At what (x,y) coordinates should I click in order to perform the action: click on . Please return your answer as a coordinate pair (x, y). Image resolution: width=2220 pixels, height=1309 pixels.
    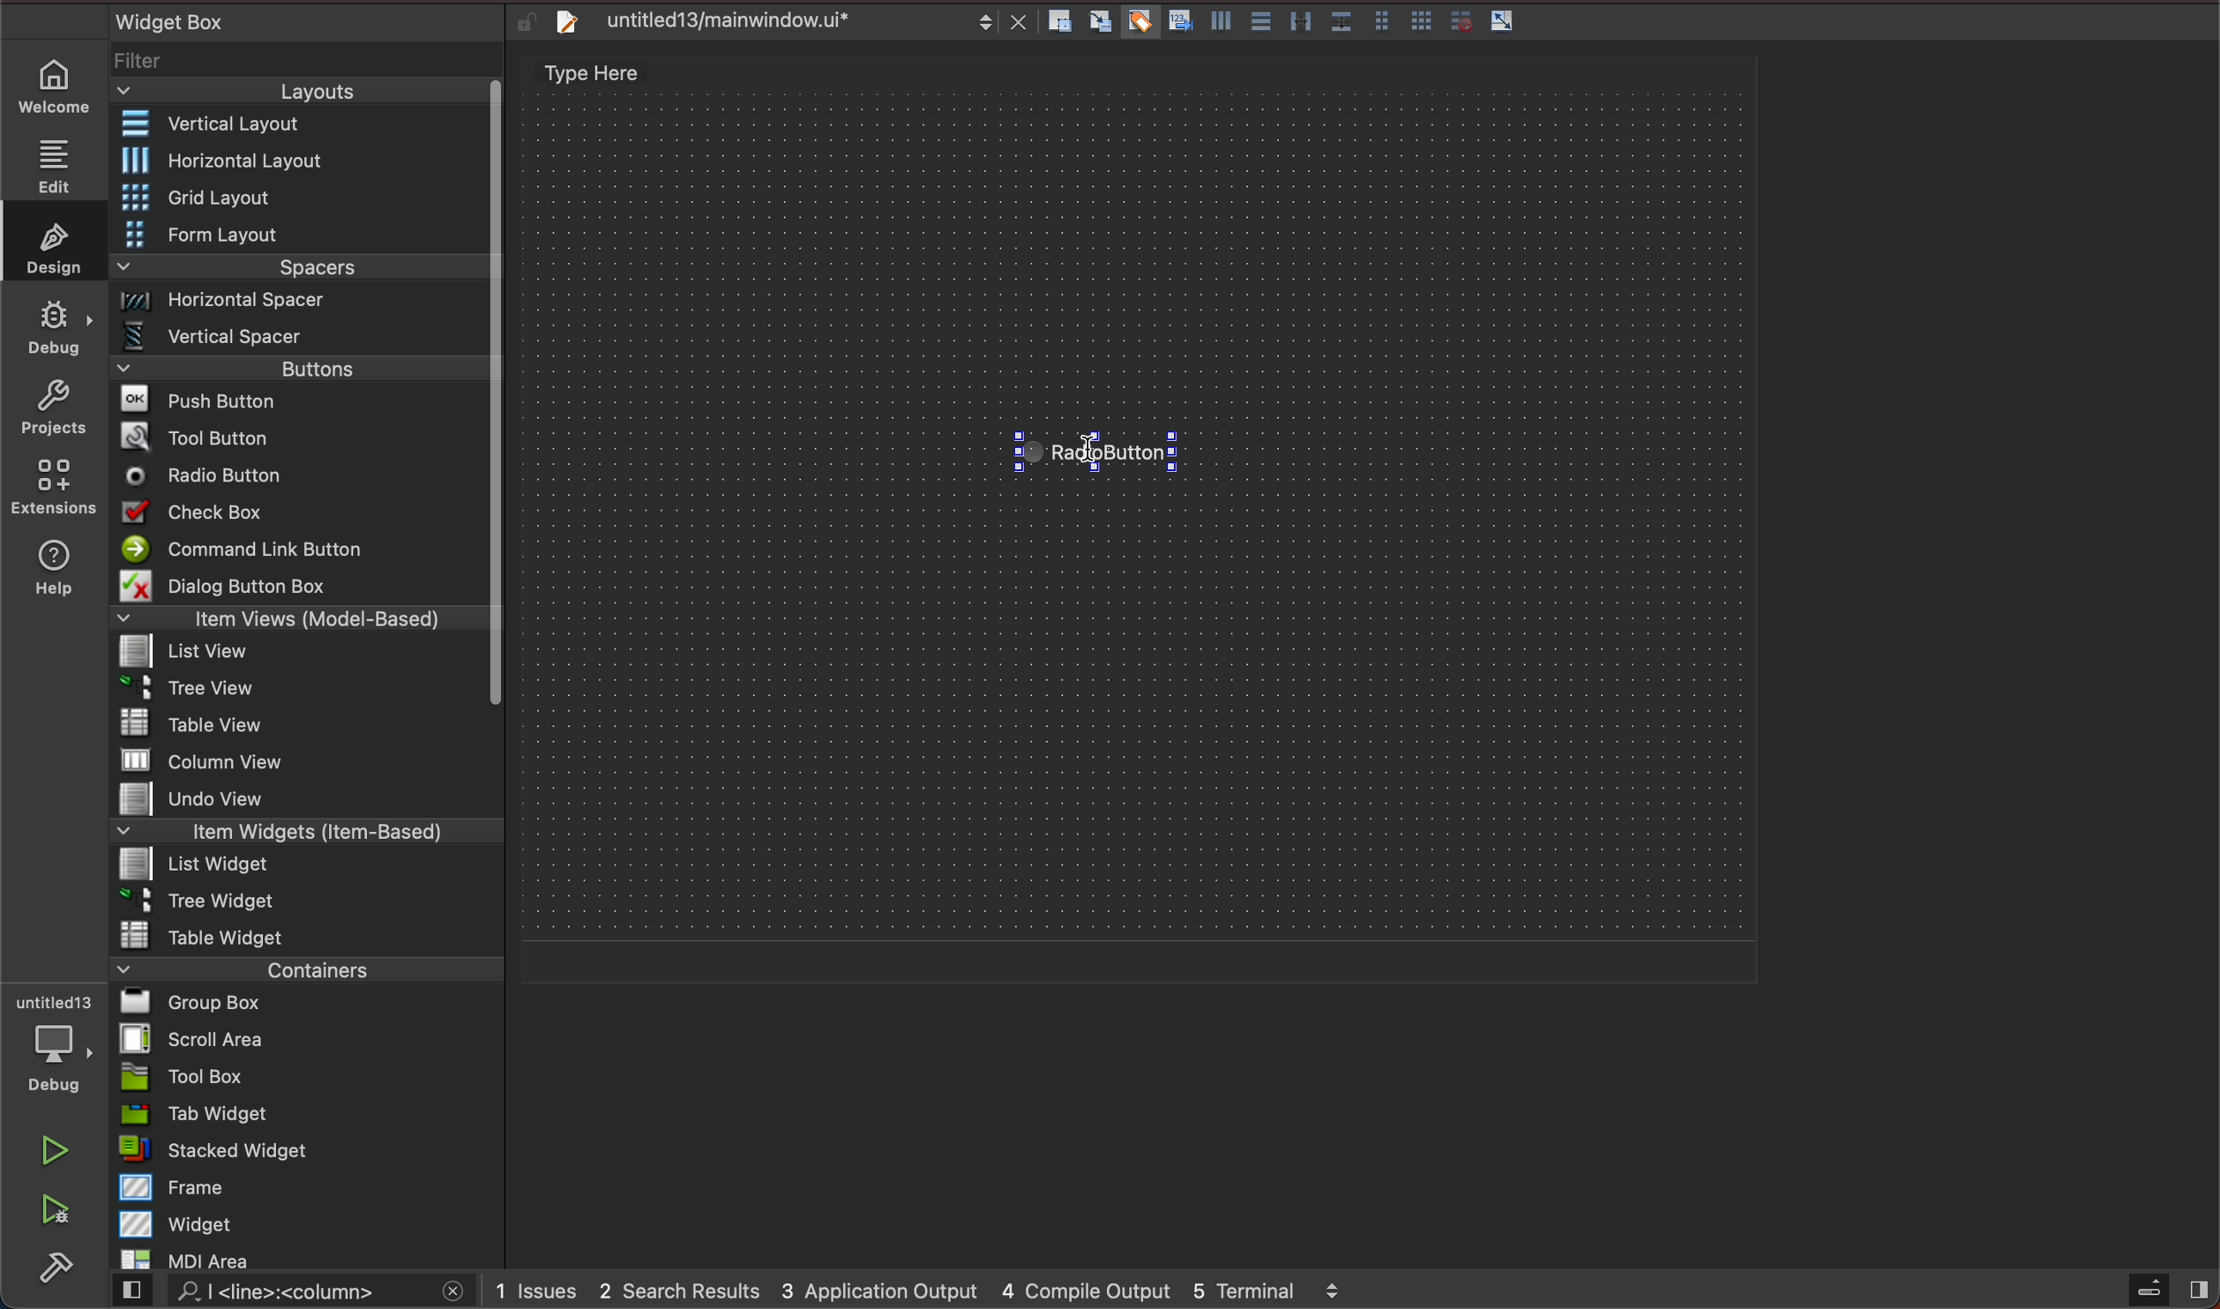
    Looking at the image, I should click on (1456, 21).